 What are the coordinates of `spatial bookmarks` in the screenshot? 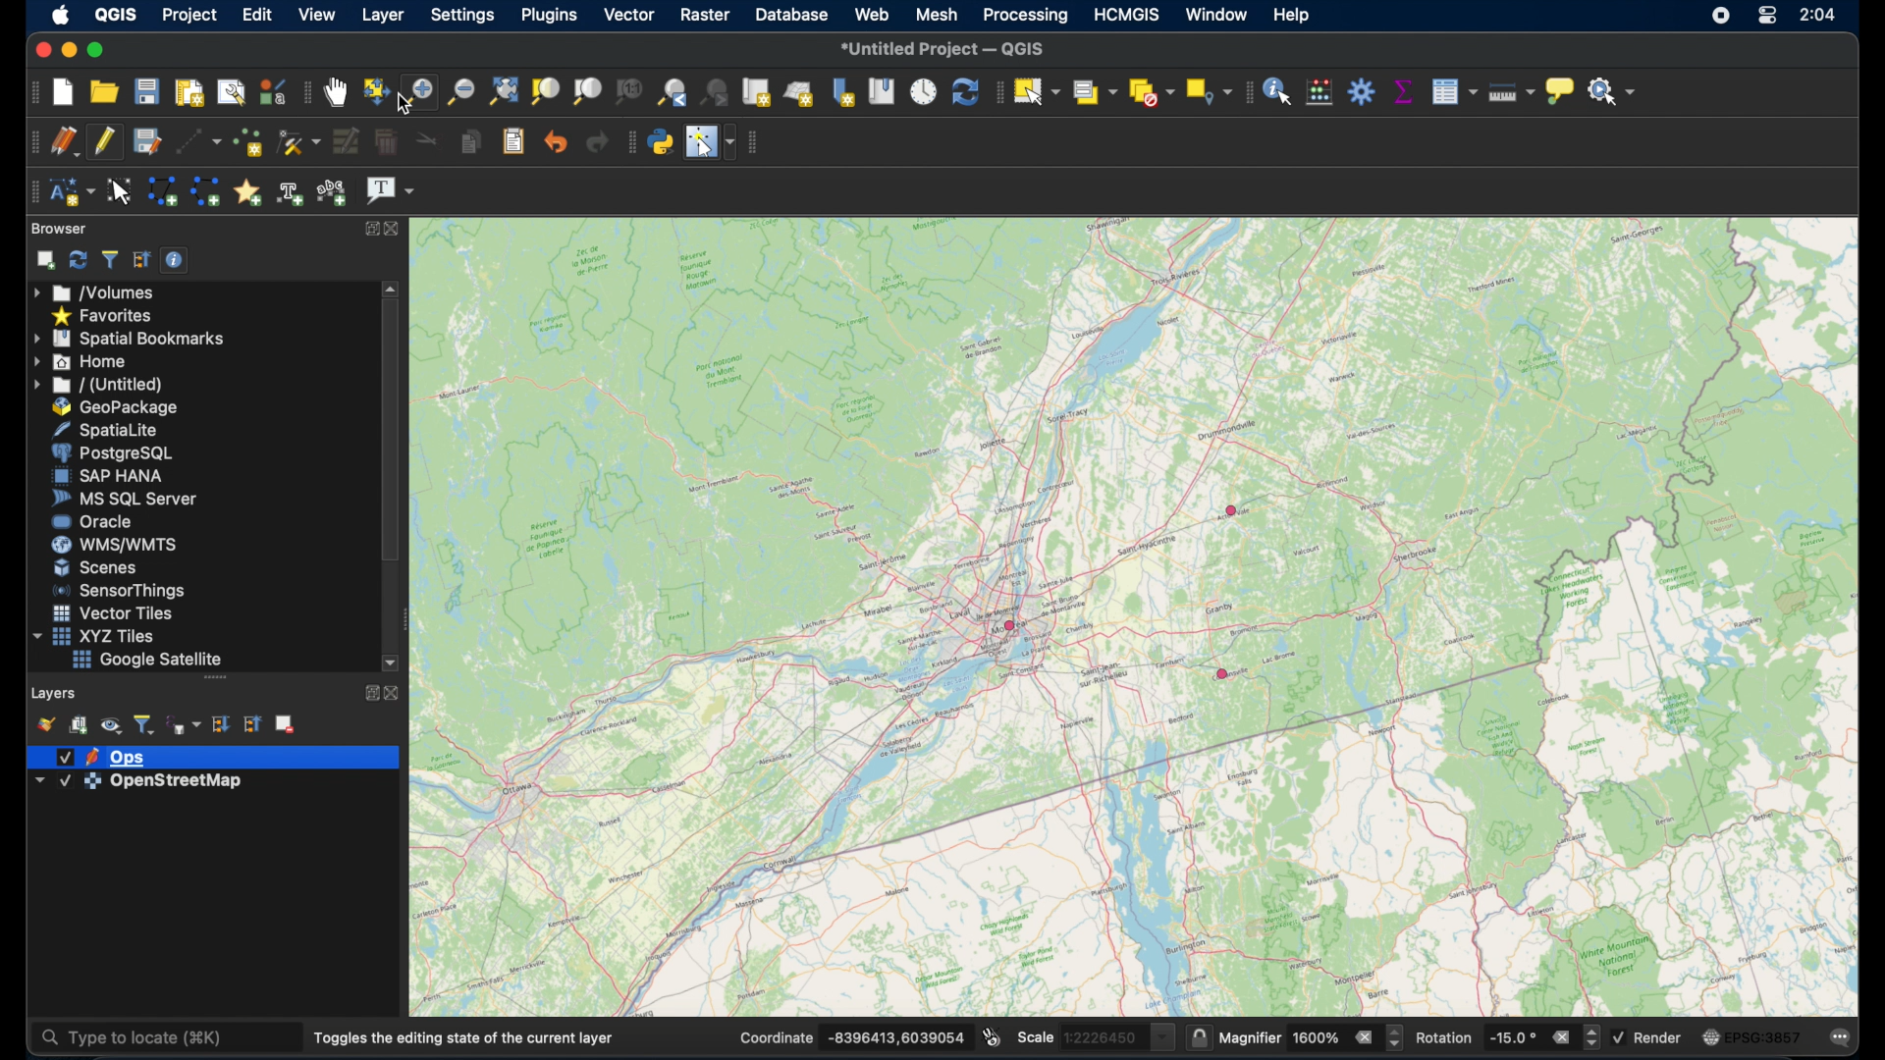 It's located at (129, 339).